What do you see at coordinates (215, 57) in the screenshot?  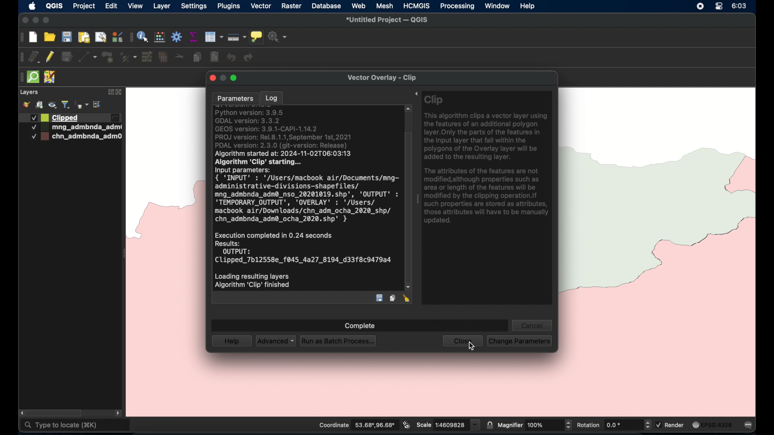 I see `paste features` at bounding box center [215, 57].